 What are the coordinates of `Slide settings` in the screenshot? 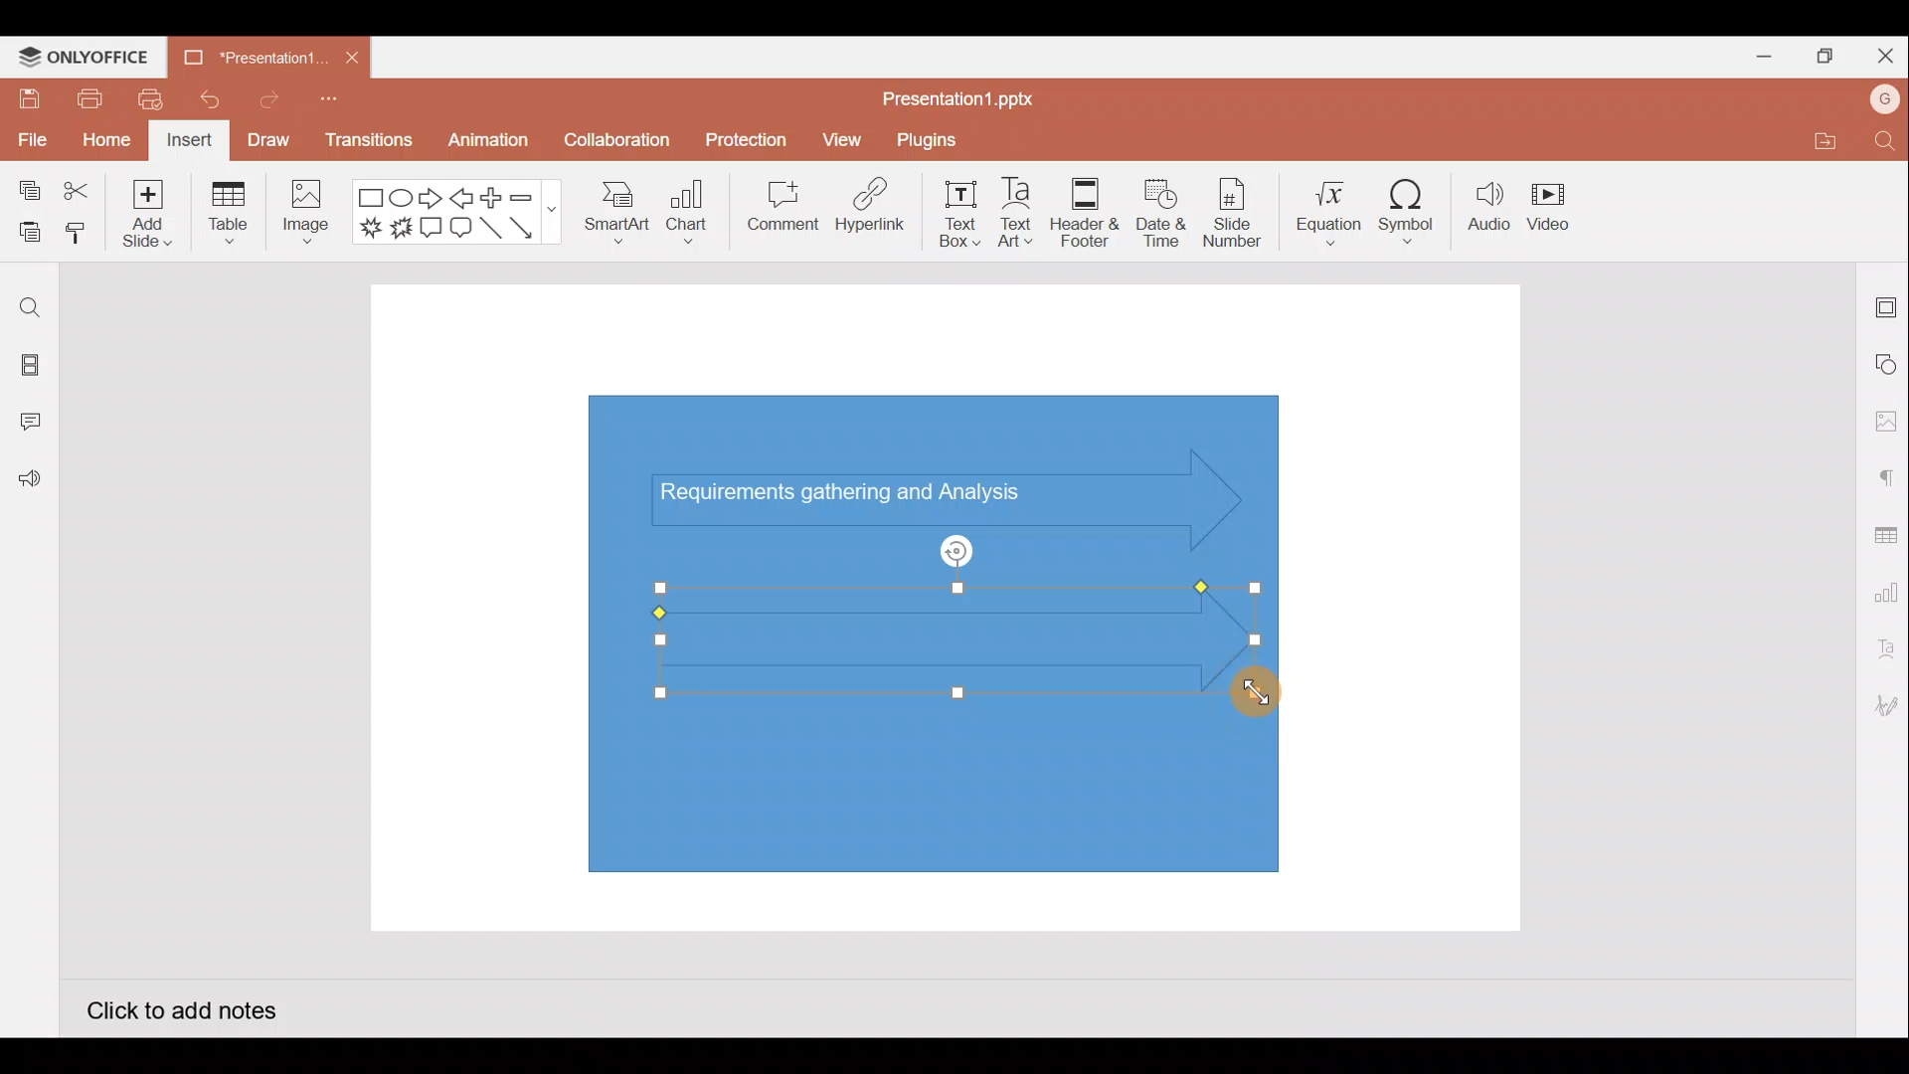 It's located at (1887, 303).